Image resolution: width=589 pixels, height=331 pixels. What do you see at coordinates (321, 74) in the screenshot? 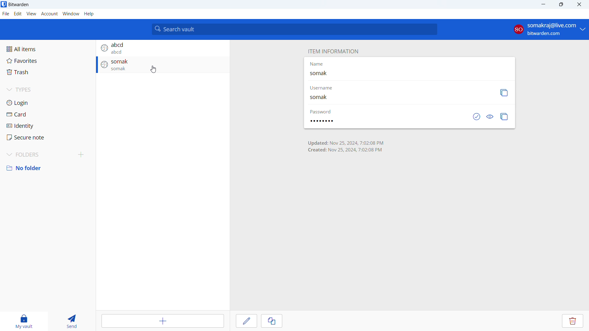
I see `somak` at bounding box center [321, 74].